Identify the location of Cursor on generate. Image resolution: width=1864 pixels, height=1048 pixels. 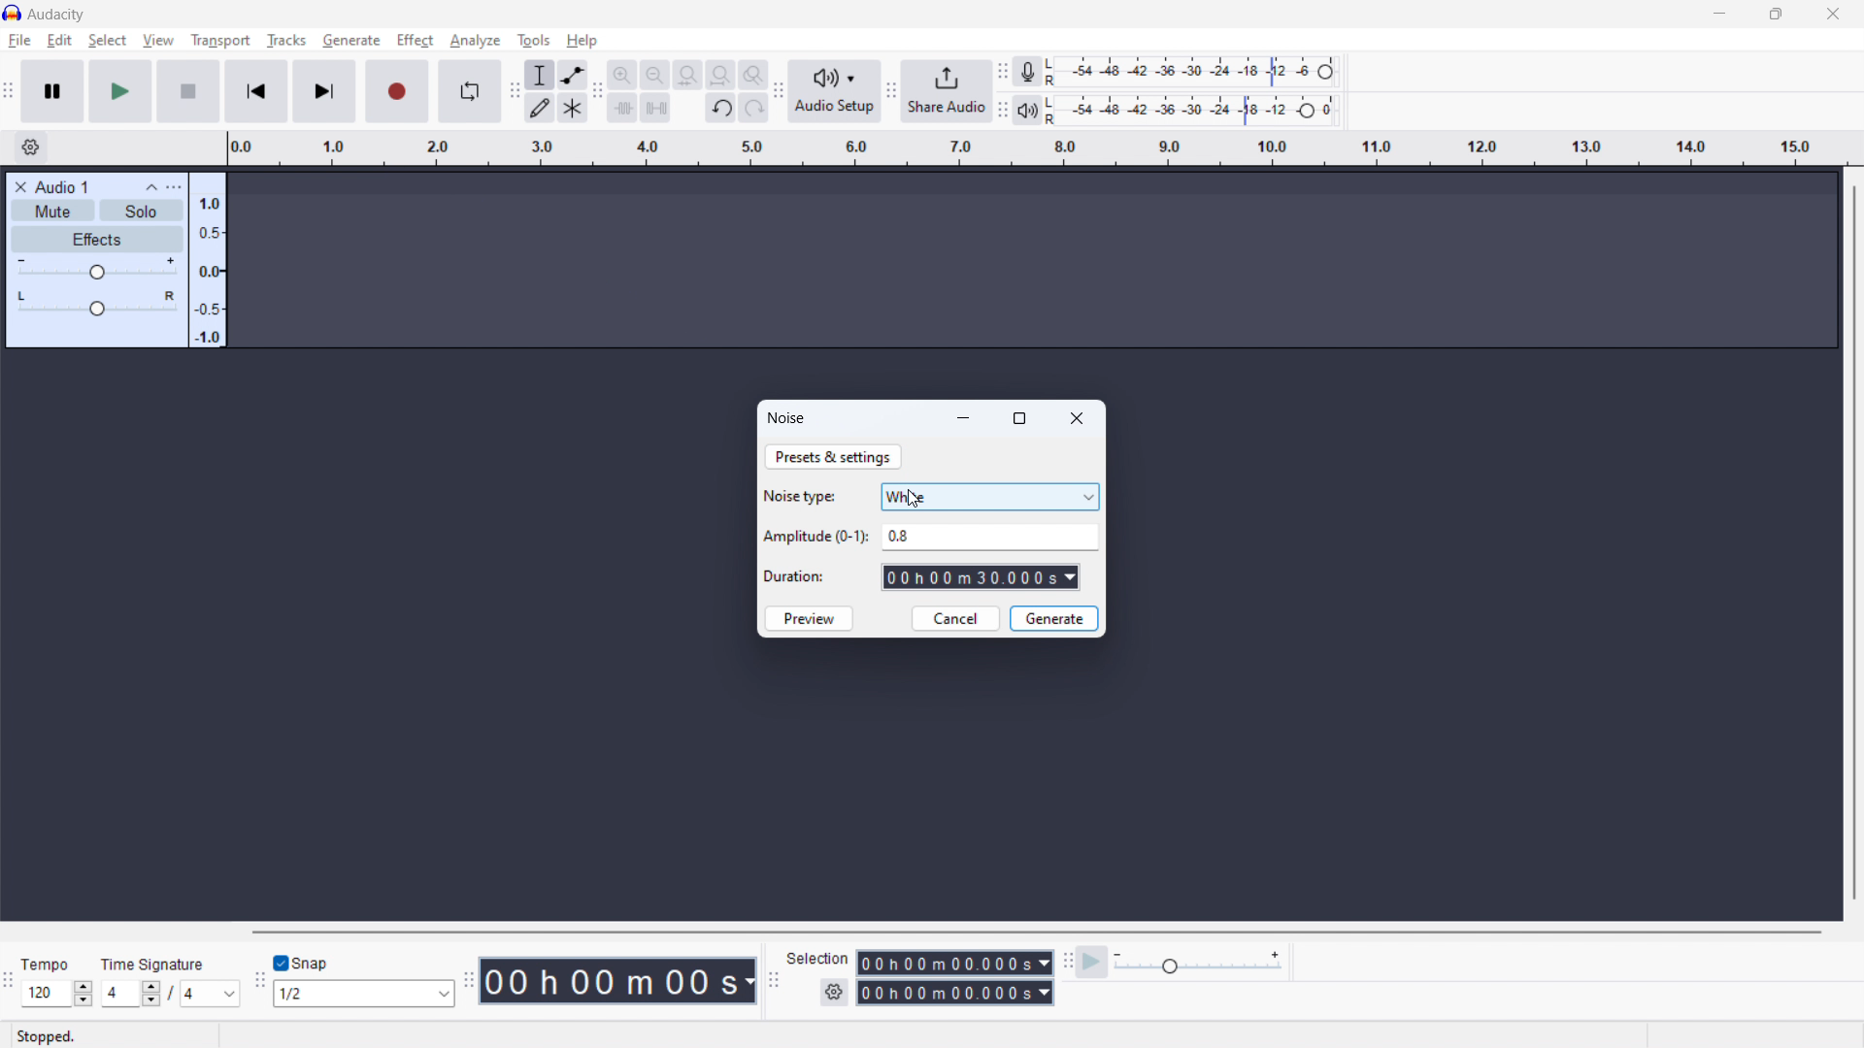
(351, 43).